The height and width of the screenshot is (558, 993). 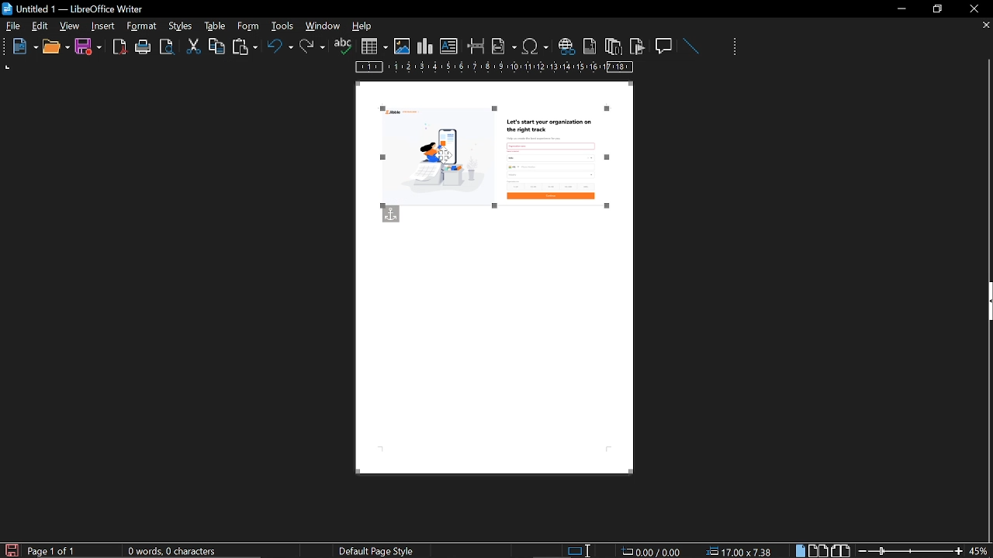 I want to click on current page, so click(x=52, y=551).